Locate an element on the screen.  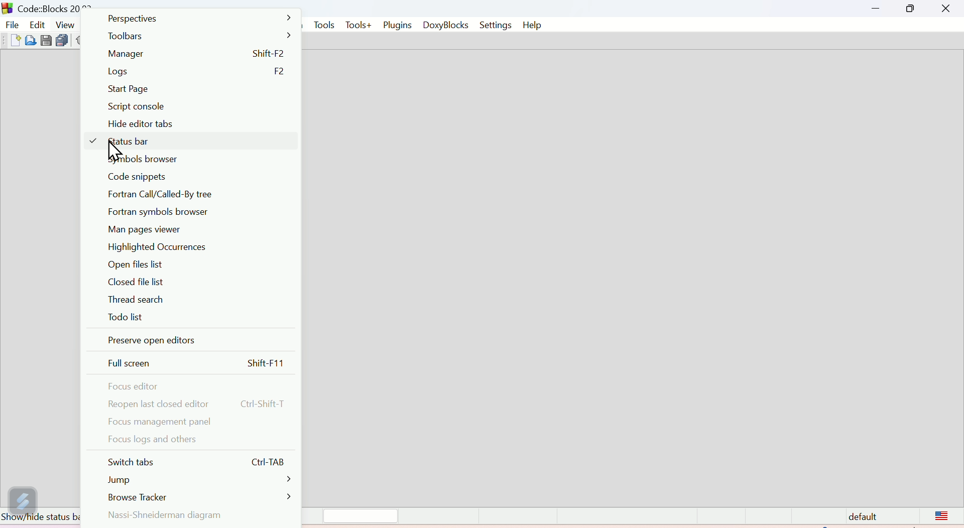
 is located at coordinates (37, 24).